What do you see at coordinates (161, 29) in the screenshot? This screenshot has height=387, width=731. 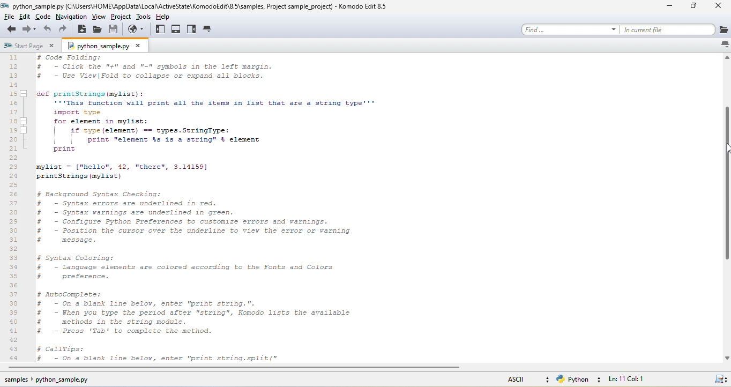 I see `left pane` at bounding box center [161, 29].